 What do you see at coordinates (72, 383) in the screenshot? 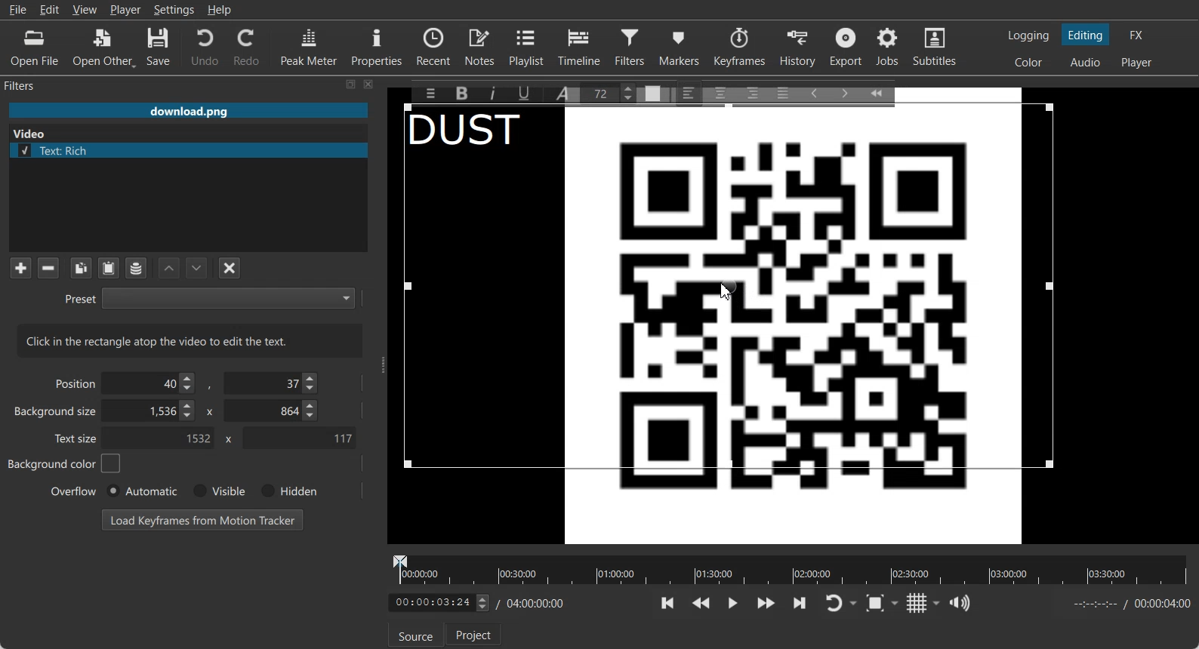
I see `Position` at bounding box center [72, 383].